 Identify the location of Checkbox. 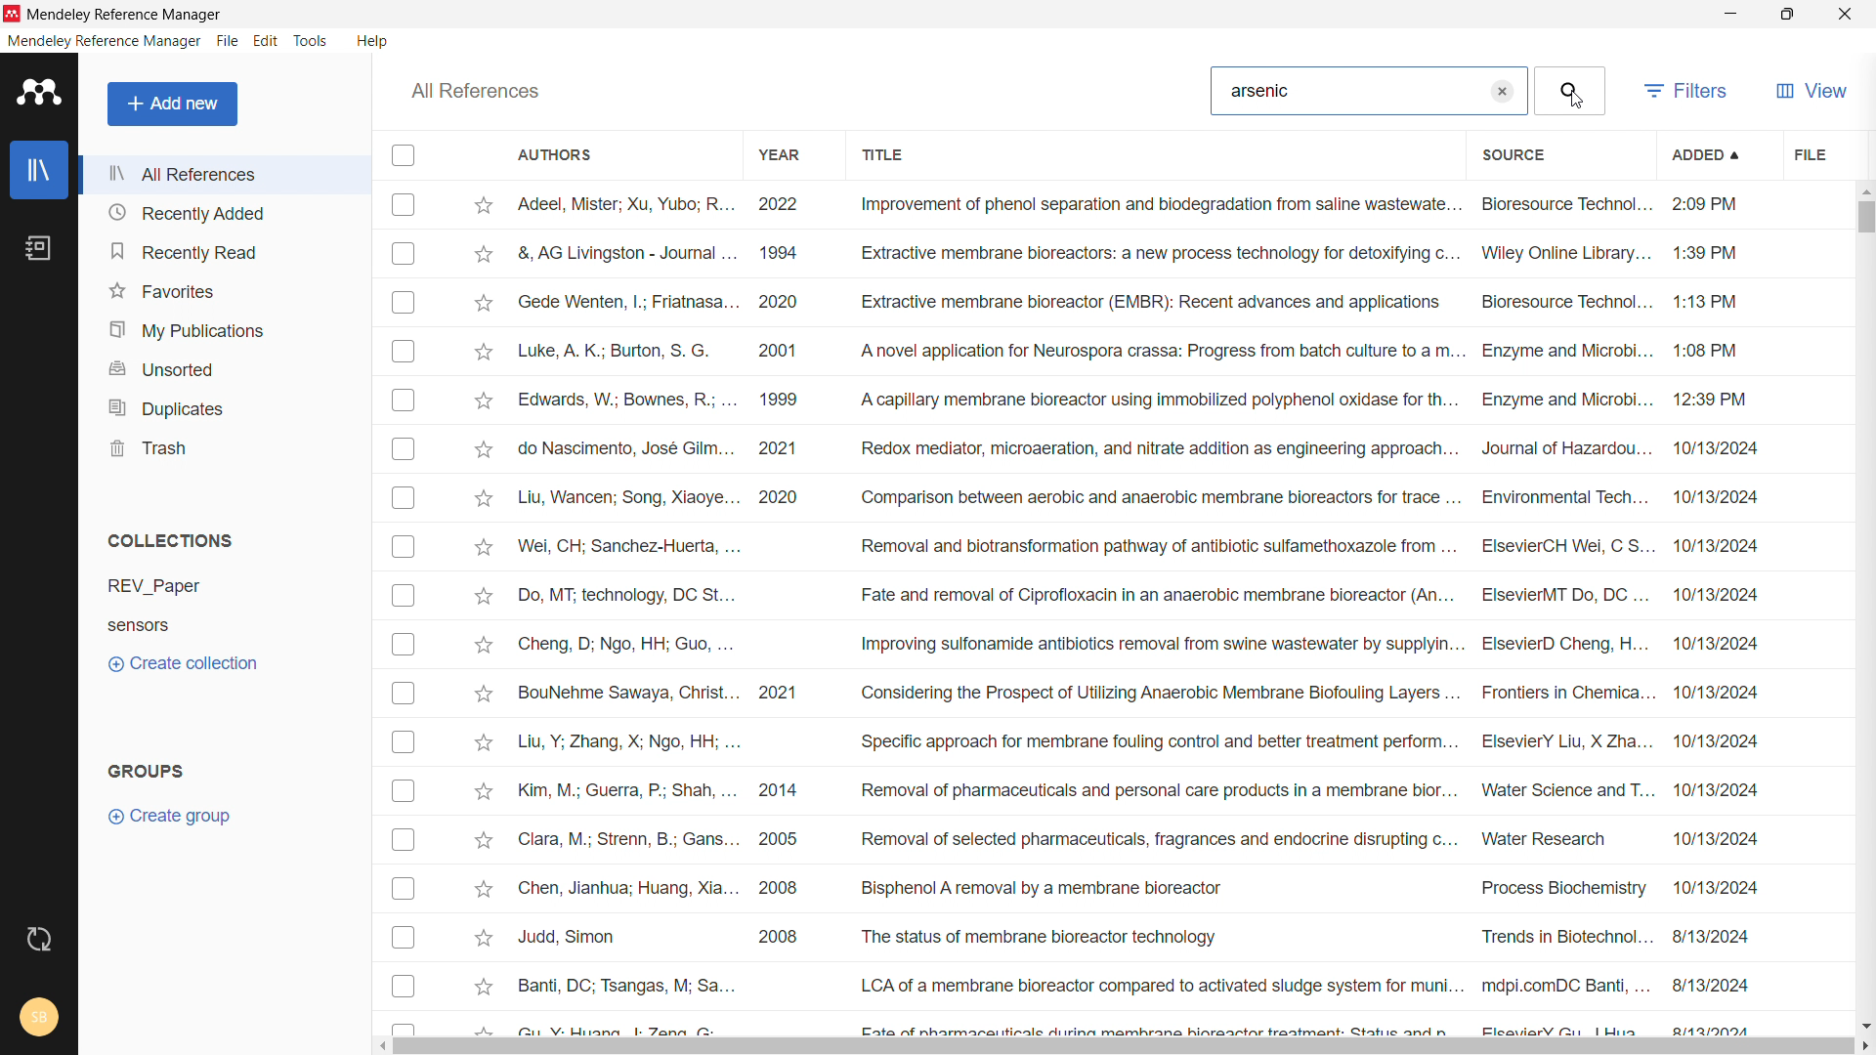
(404, 401).